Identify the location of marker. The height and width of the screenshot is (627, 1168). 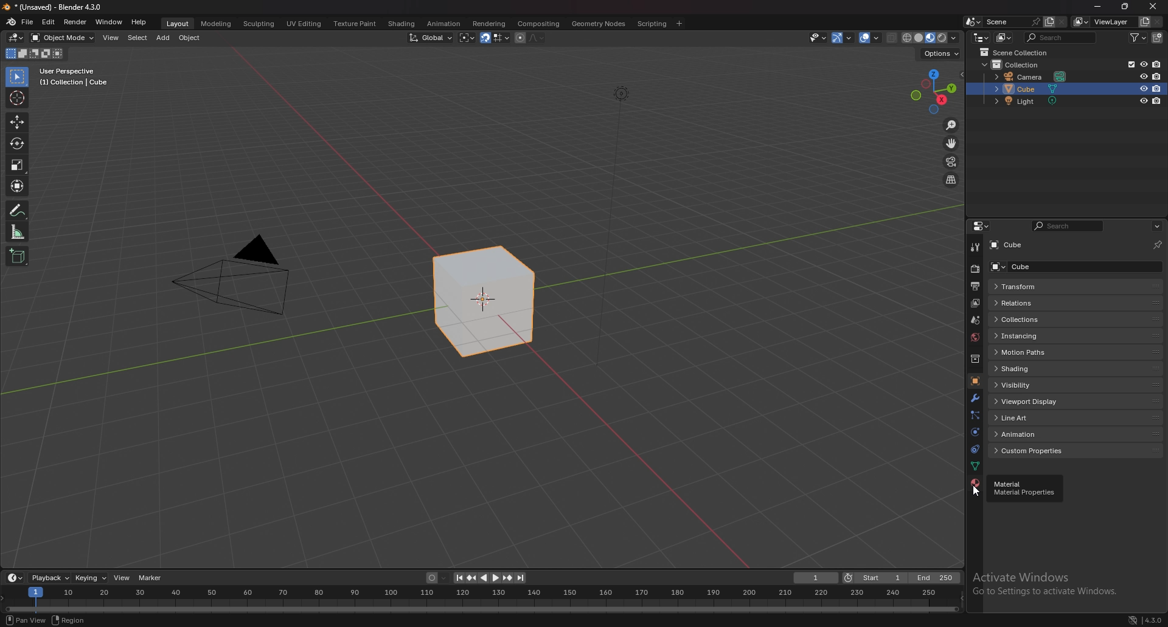
(150, 577).